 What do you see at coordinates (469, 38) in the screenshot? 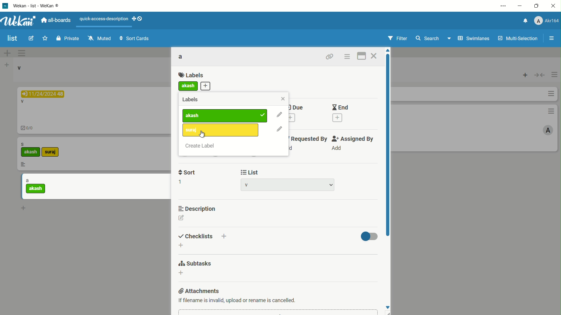
I see `swimlanes` at bounding box center [469, 38].